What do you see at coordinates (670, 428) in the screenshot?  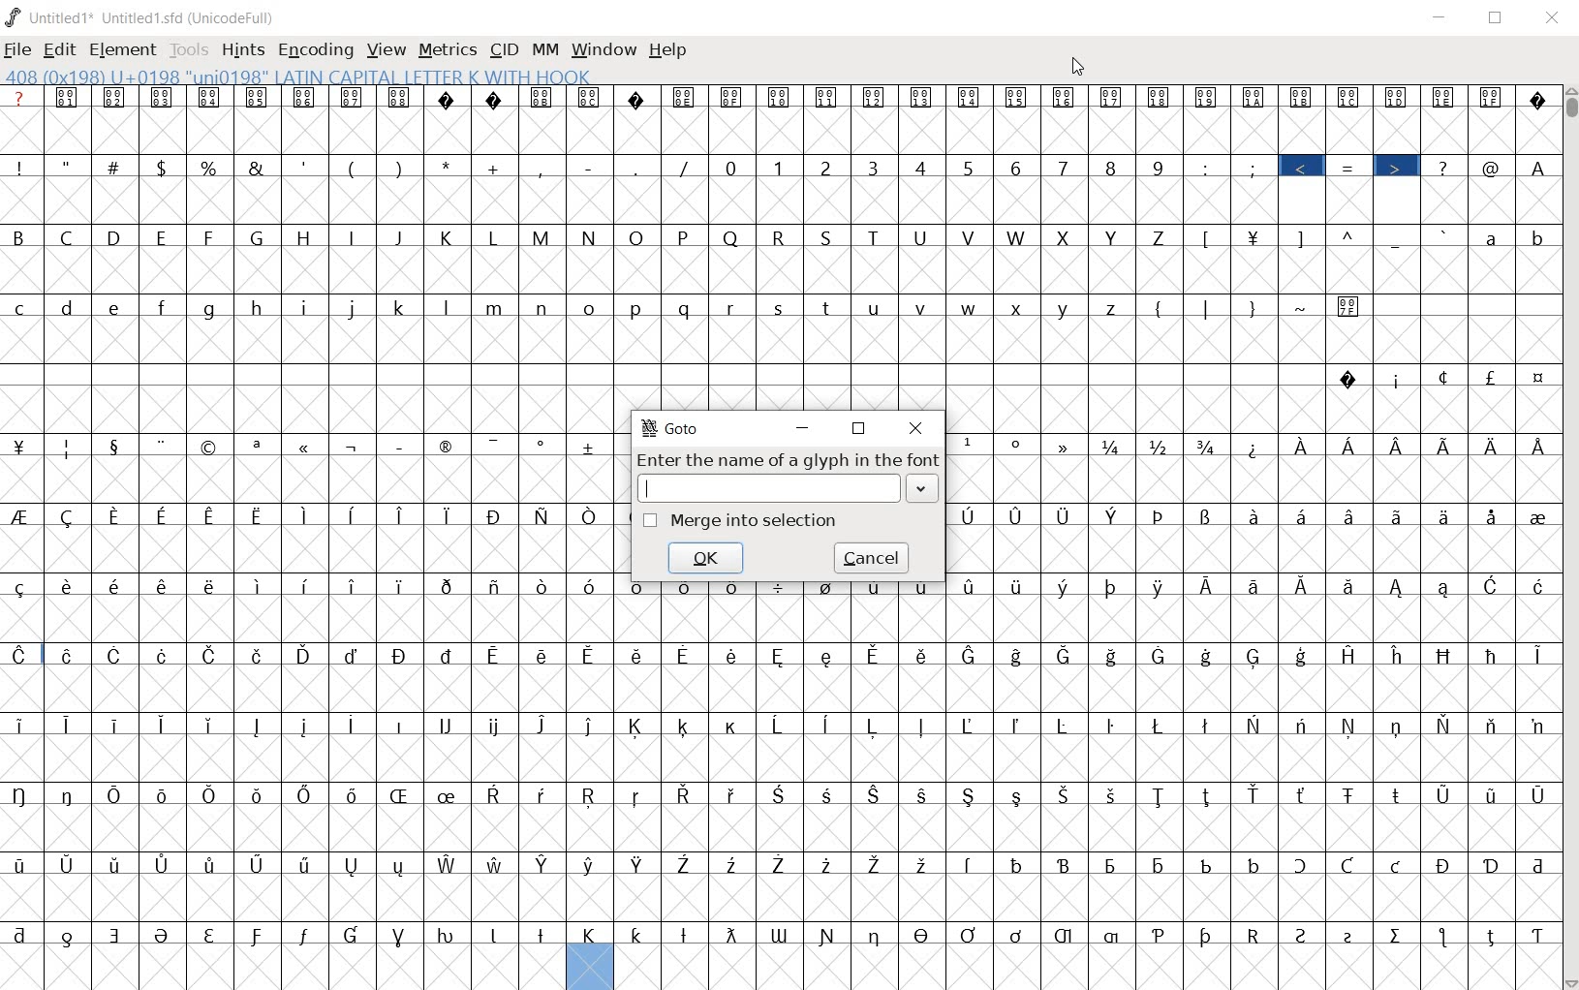 I see `GoTo` at bounding box center [670, 428].